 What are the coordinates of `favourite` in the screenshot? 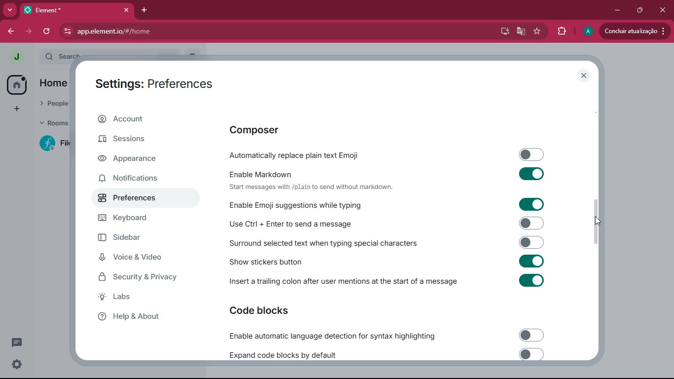 It's located at (539, 33).